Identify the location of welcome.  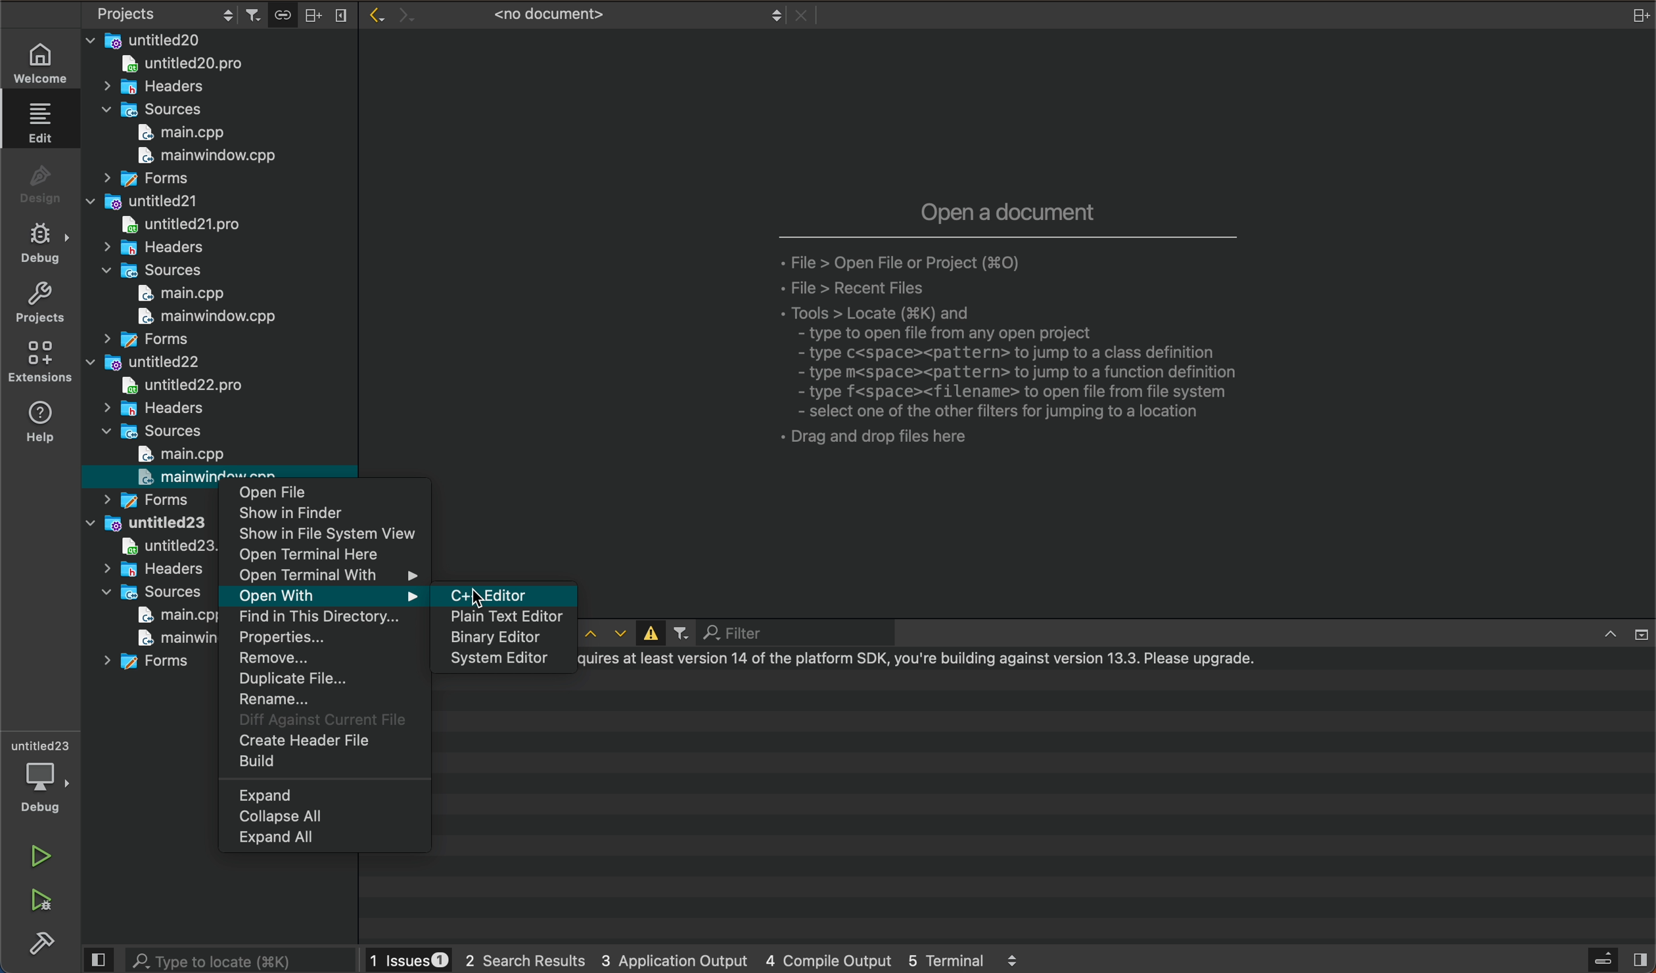
(39, 59).